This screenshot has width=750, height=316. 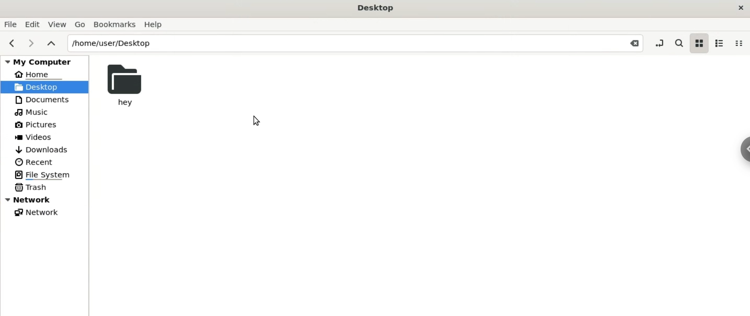 What do you see at coordinates (125, 85) in the screenshot?
I see `hey ` at bounding box center [125, 85].